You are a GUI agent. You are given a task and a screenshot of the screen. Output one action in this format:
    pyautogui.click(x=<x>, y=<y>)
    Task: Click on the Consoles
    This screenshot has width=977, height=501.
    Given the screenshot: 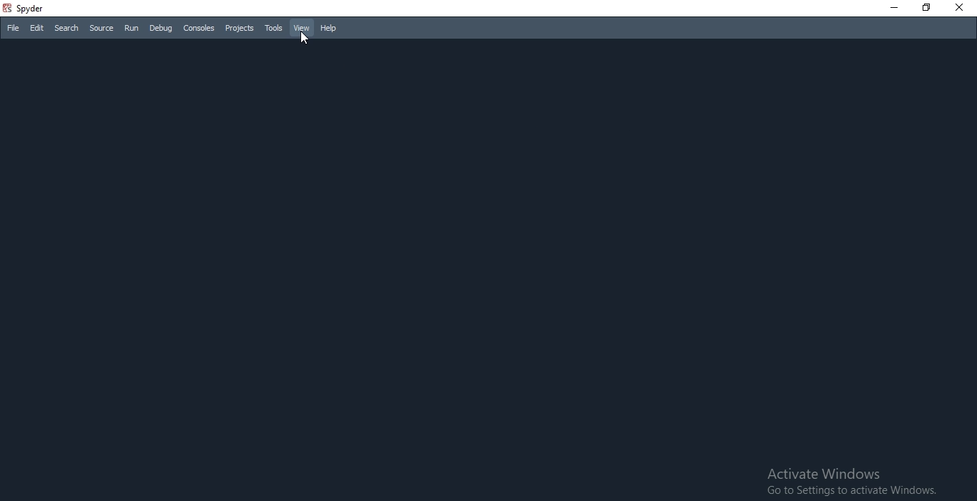 What is the action you would take?
    pyautogui.click(x=200, y=29)
    